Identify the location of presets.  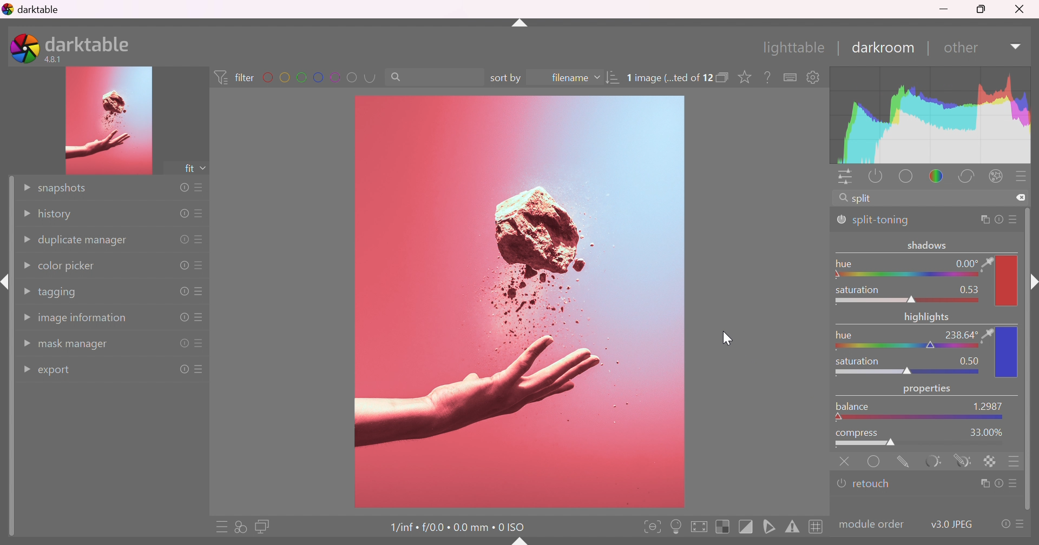
(1020, 177).